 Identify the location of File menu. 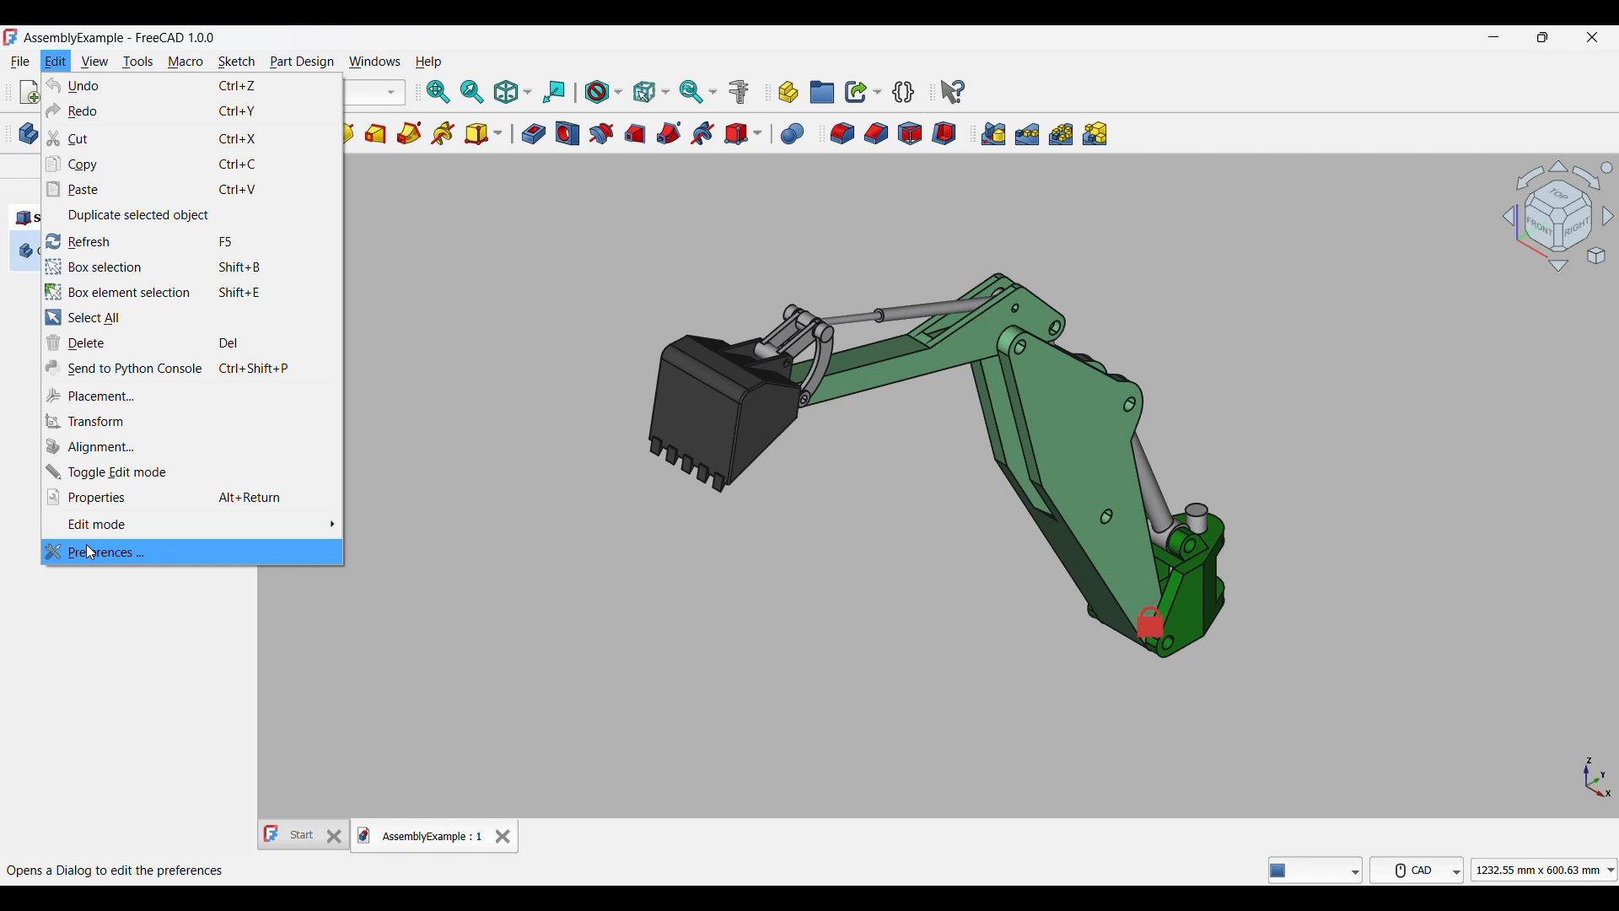
(20, 62).